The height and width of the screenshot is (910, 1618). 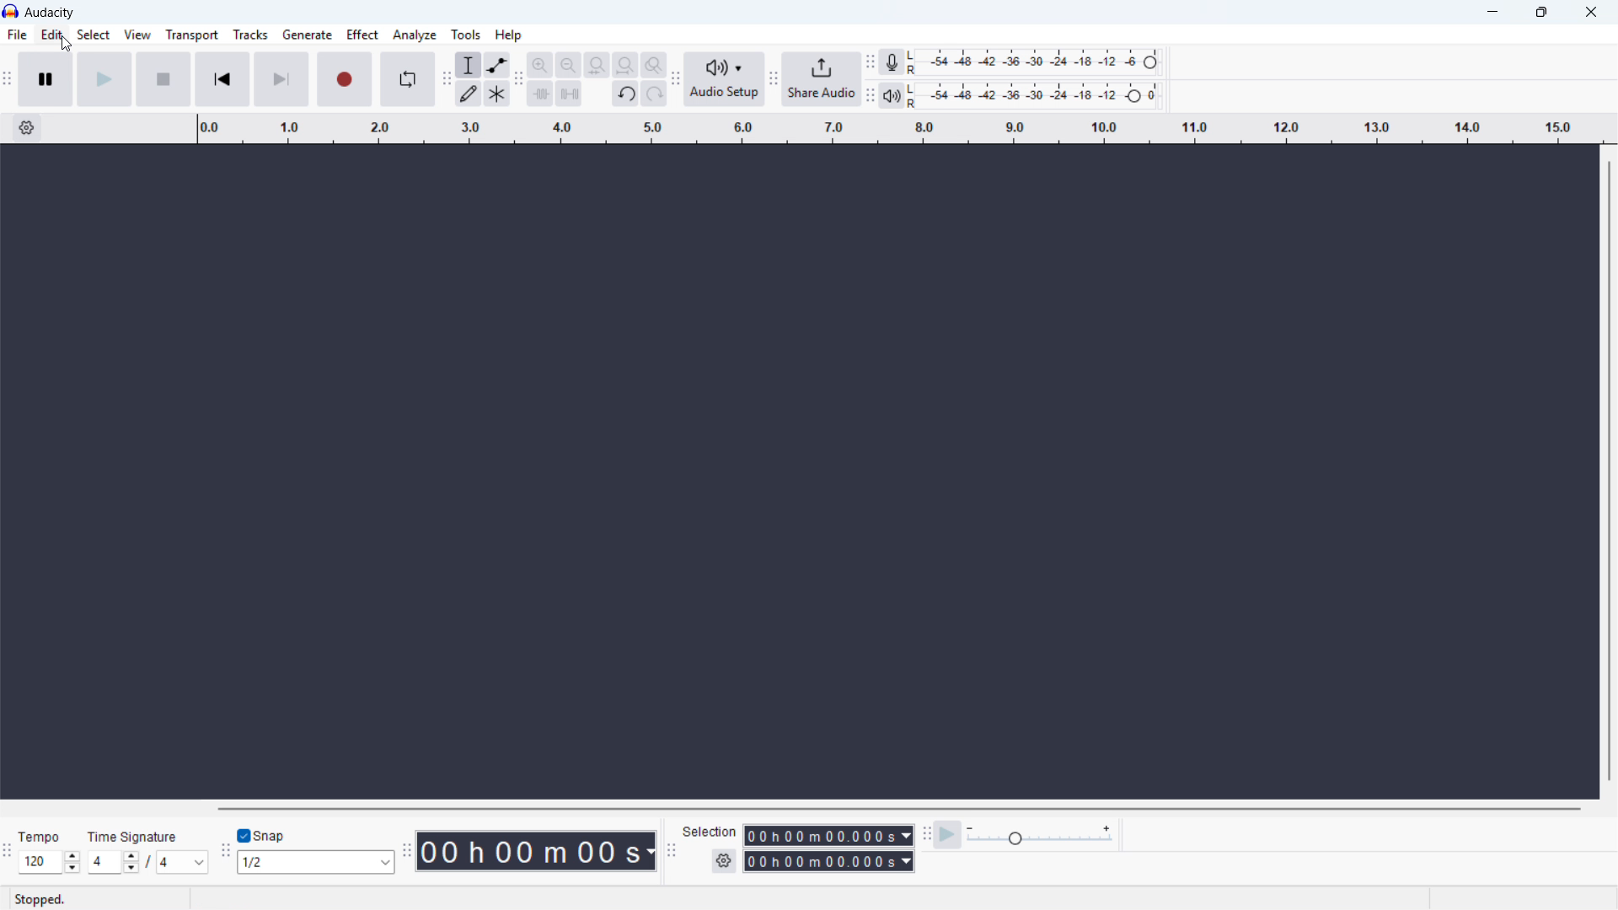 What do you see at coordinates (897, 809) in the screenshot?
I see `horizontal scrollbar` at bounding box center [897, 809].